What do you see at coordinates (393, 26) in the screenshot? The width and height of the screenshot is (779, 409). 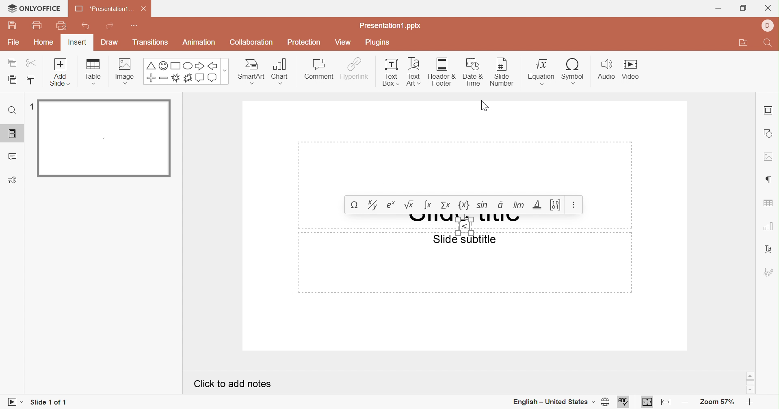 I see `Presentation.pptx` at bounding box center [393, 26].